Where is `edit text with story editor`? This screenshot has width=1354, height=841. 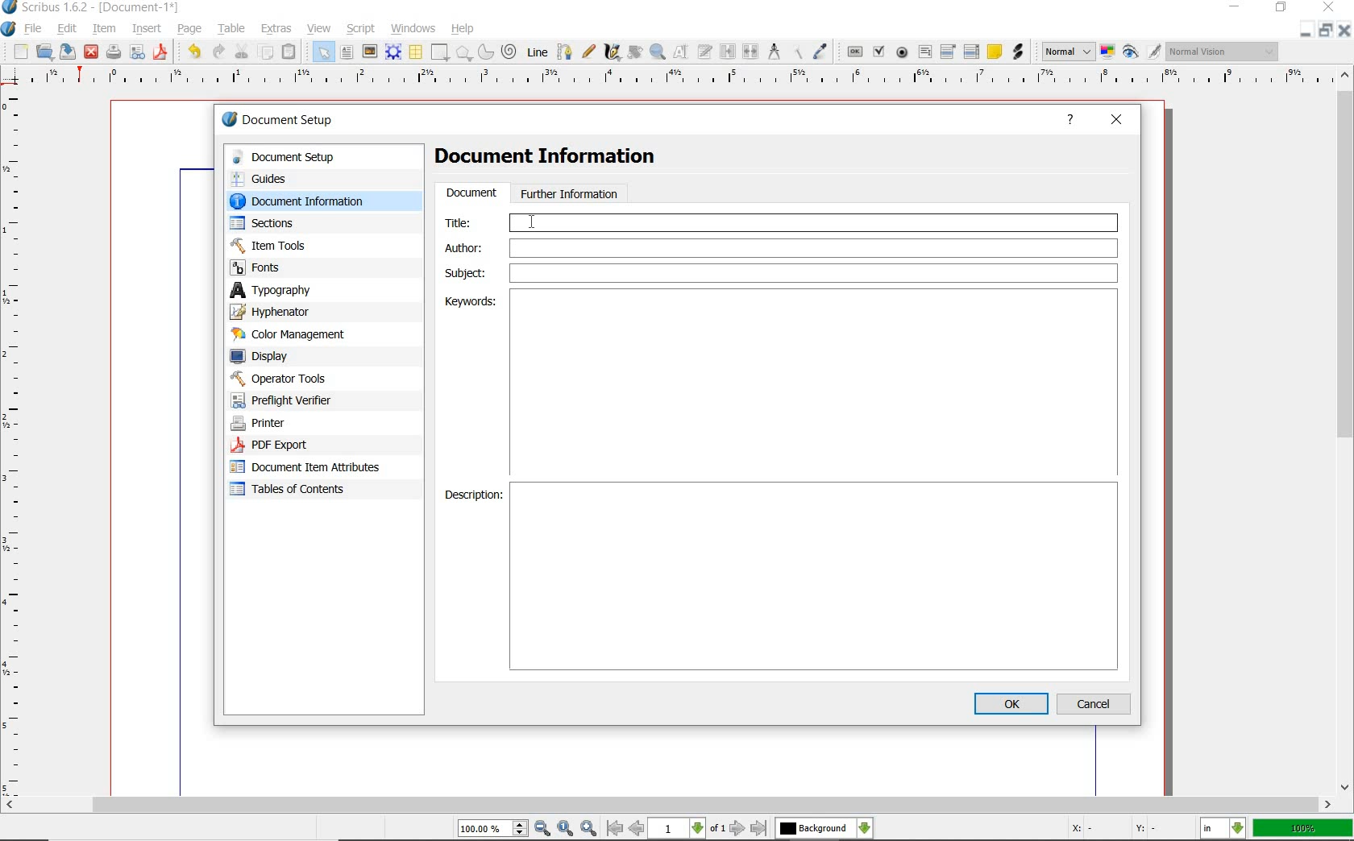
edit text with story editor is located at coordinates (705, 53).